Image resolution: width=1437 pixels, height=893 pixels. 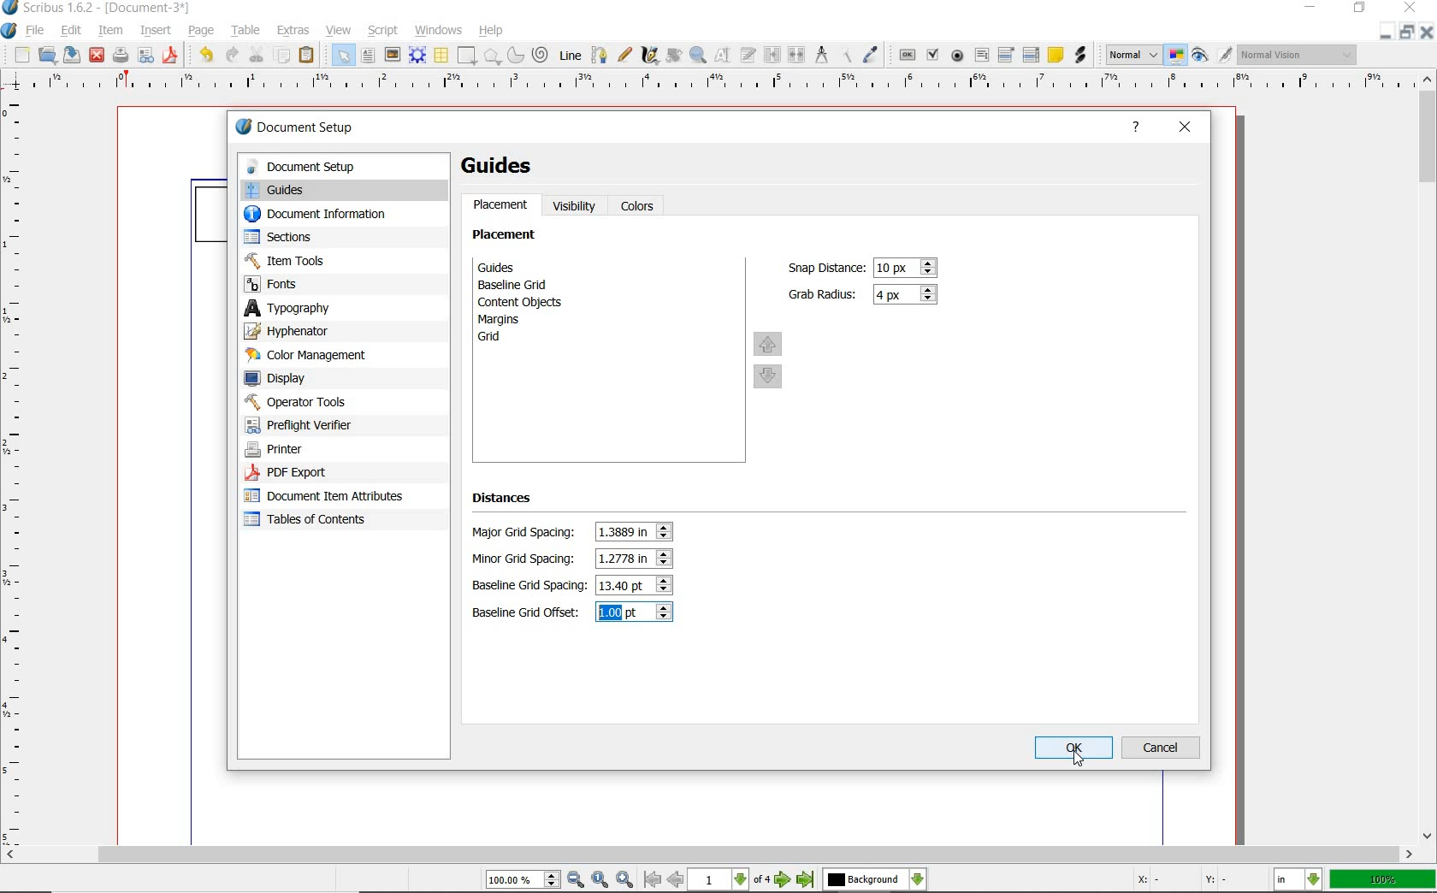 I want to click on move up, so click(x=768, y=343).